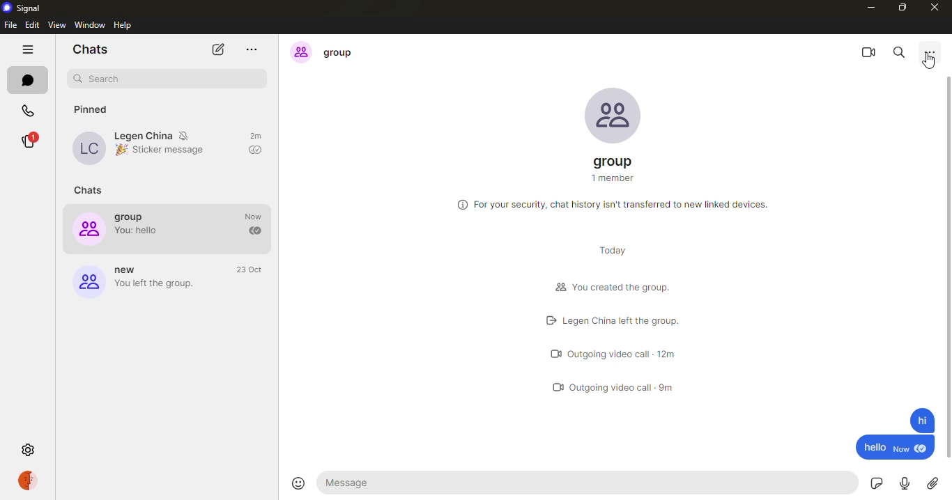  I want to click on video call logo, so click(555, 355).